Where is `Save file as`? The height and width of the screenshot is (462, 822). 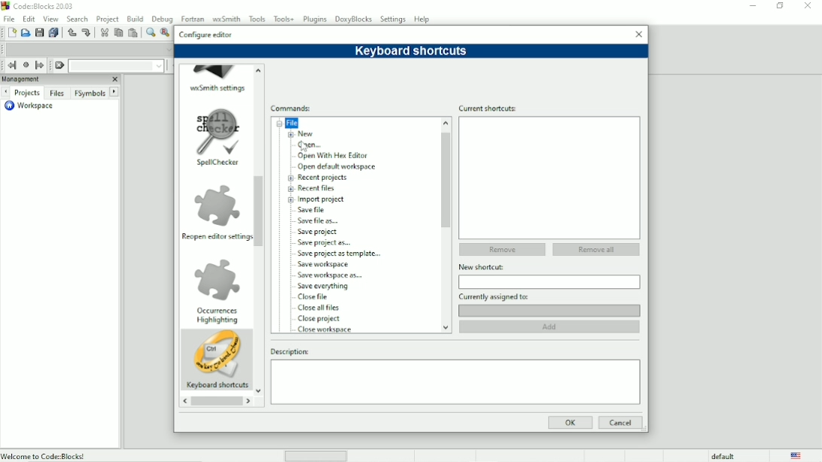
Save file as is located at coordinates (318, 220).